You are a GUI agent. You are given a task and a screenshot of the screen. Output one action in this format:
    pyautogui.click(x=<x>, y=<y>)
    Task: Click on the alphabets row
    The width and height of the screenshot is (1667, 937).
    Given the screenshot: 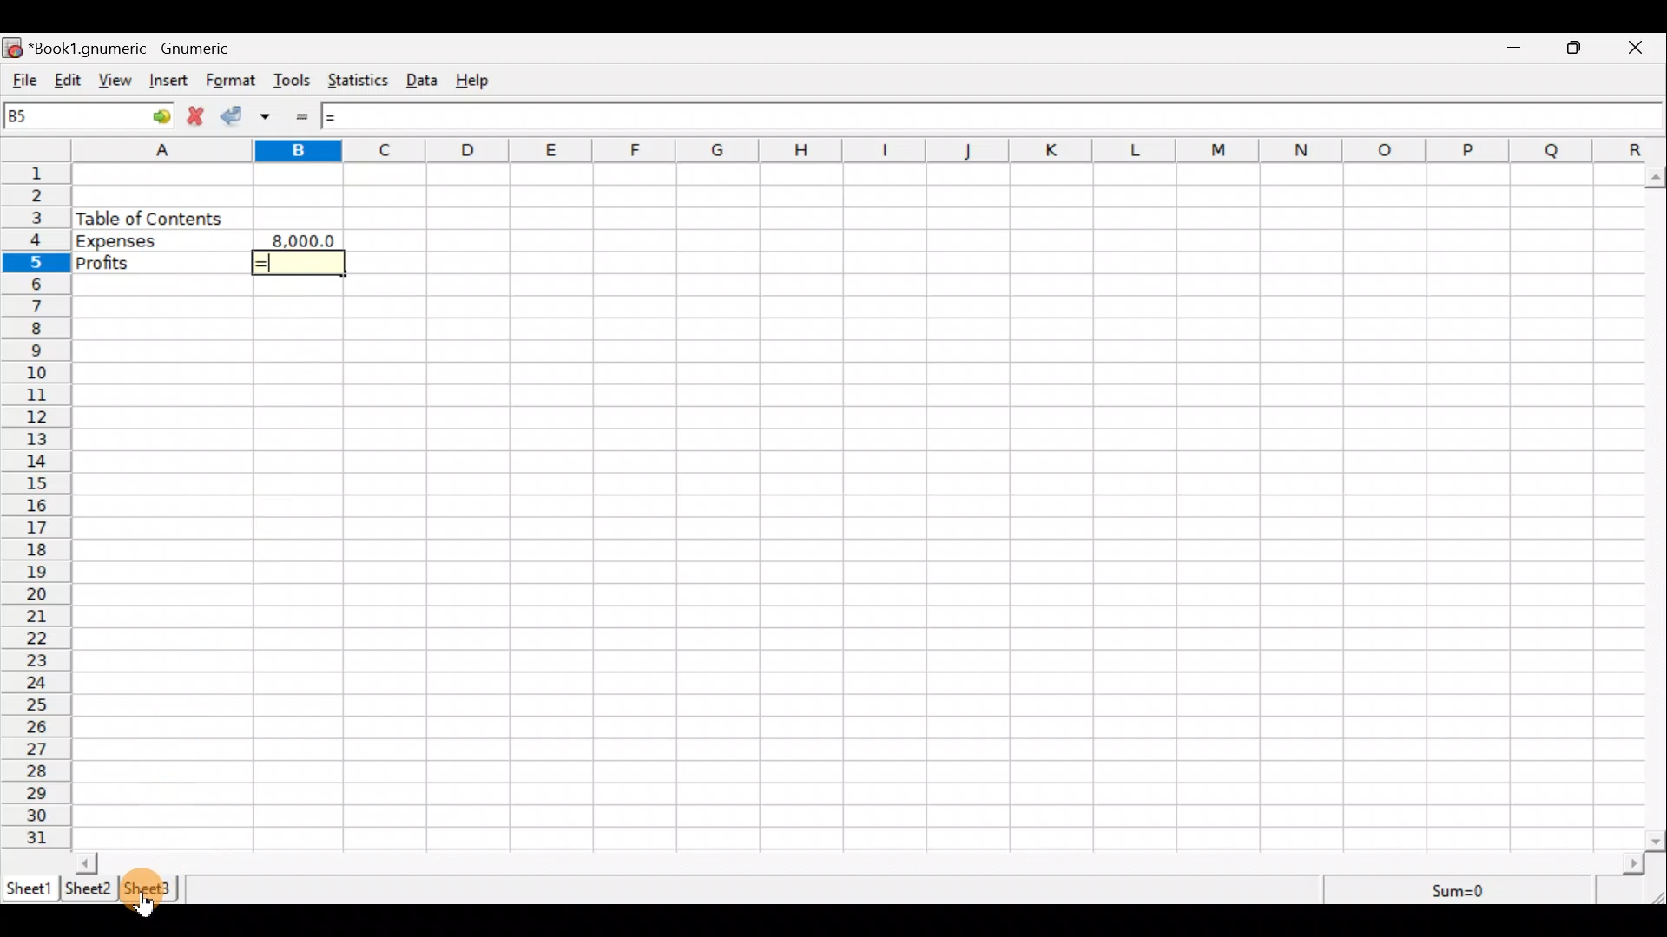 What is the action you would take?
    pyautogui.click(x=844, y=151)
    